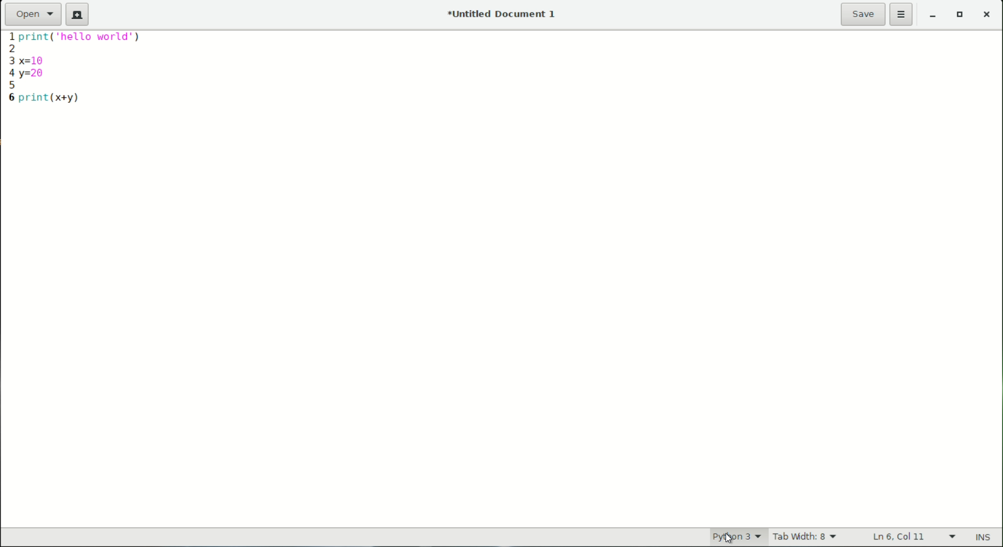 The image size is (1003, 547). I want to click on cursor, so click(727, 536).